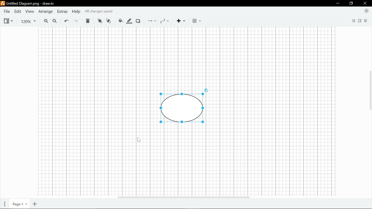 This screenshot has width=372, height=209. Describe the element at coordinates (35, 203) in the screenshot. I see `Add page` at that location.